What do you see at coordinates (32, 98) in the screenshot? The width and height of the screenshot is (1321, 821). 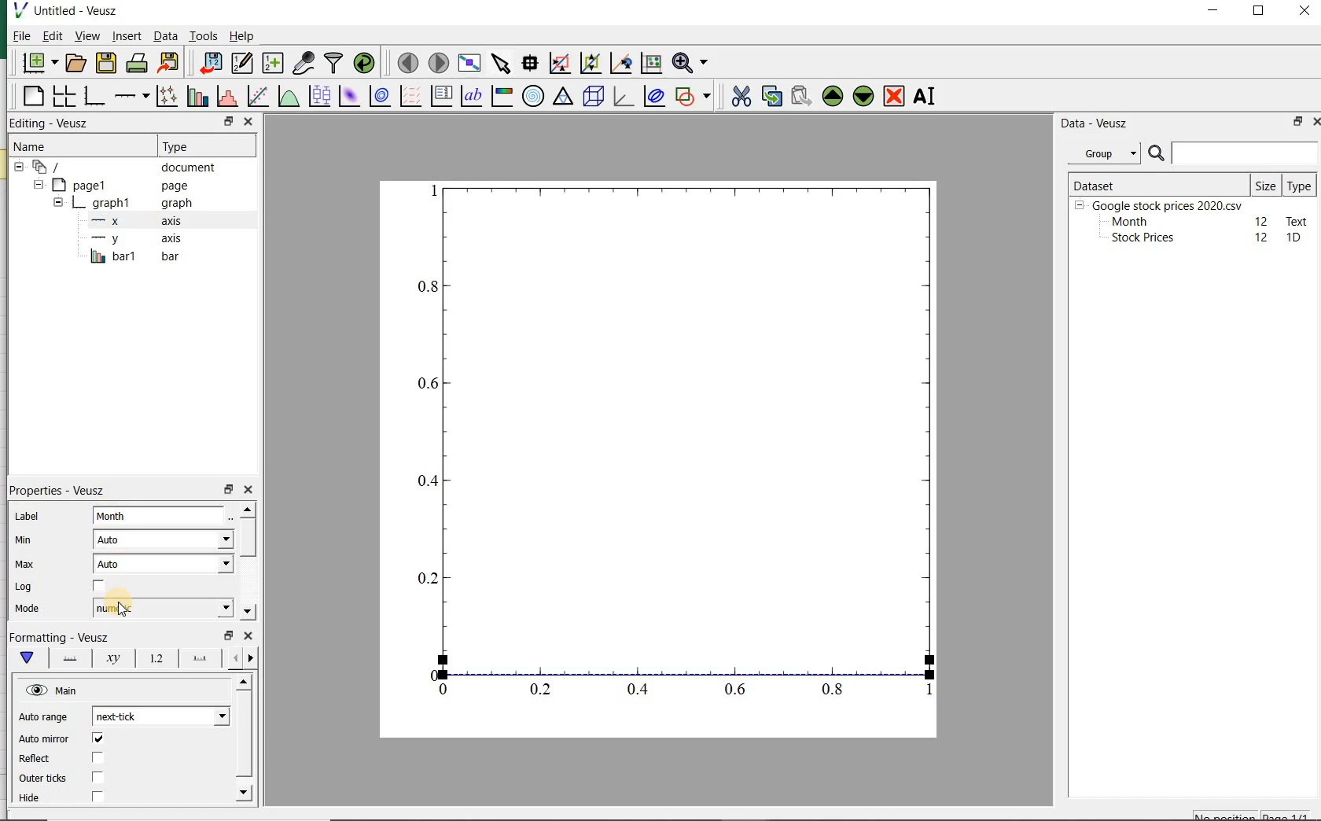 I see `blank page` at bounding box center [32, 98].